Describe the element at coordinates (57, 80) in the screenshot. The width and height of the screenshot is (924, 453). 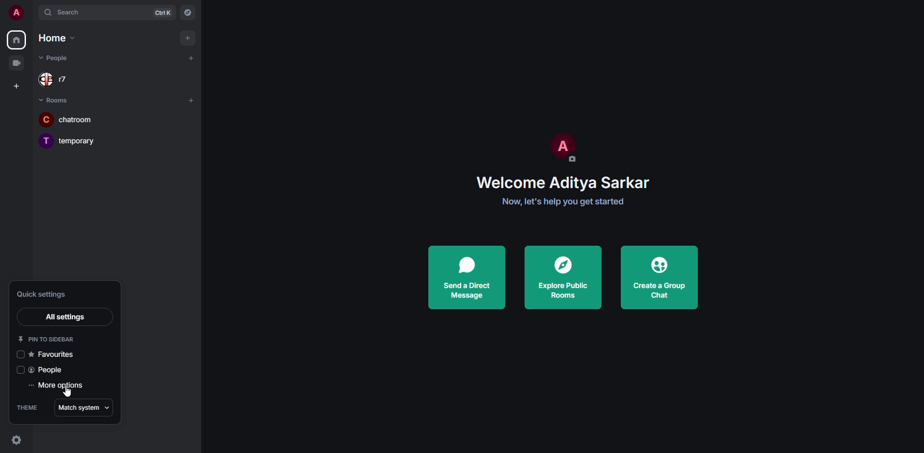
I see `people` at that location.